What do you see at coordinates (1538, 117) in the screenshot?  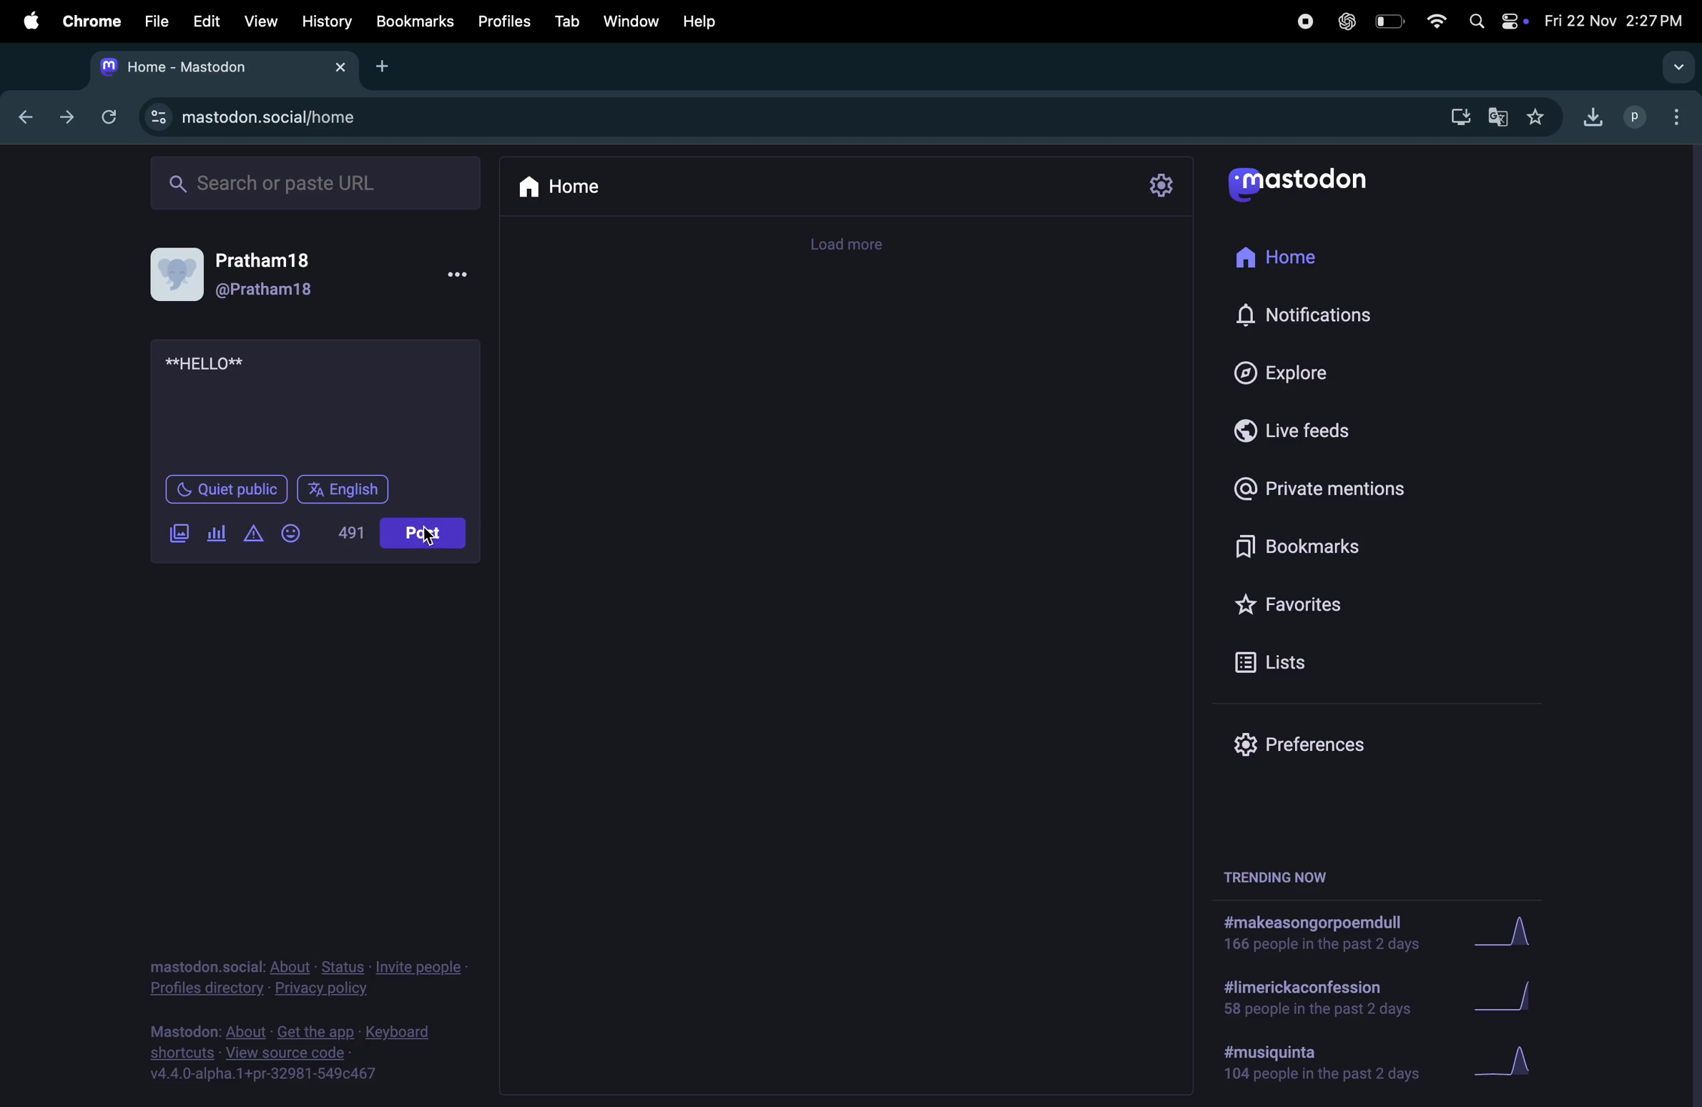 I see `favourites` at bounding box center [1538, 117].